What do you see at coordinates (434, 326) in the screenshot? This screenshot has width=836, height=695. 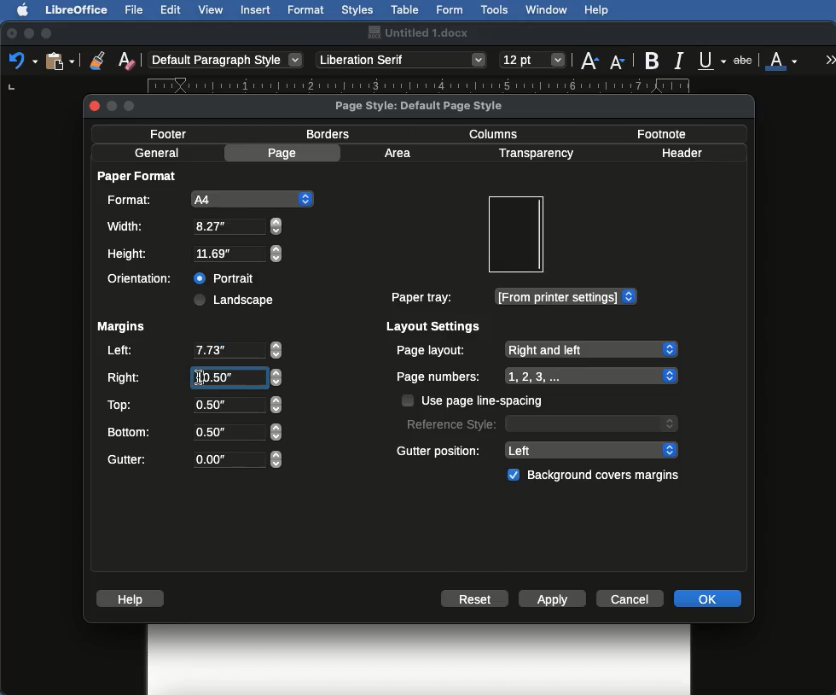 I see `Layout settings` at bounding box center [434, 326].